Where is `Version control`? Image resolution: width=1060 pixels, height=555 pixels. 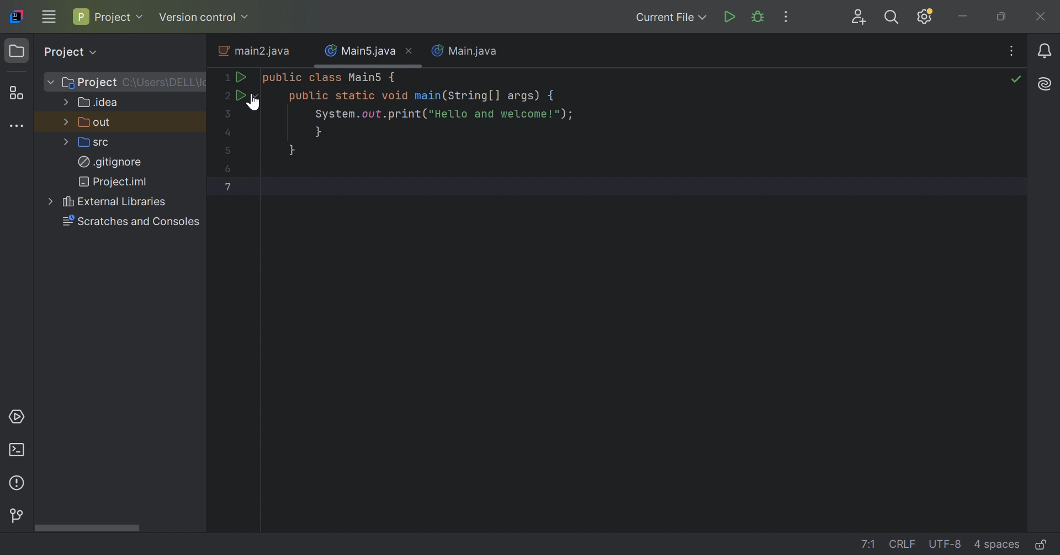 Version control is located at coordinates (15, 515).